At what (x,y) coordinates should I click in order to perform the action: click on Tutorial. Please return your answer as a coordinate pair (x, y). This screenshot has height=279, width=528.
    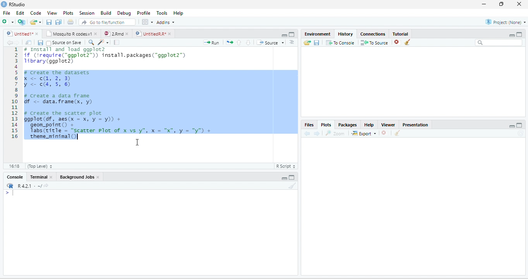
    Looking at the image, I should click on (401, 33).